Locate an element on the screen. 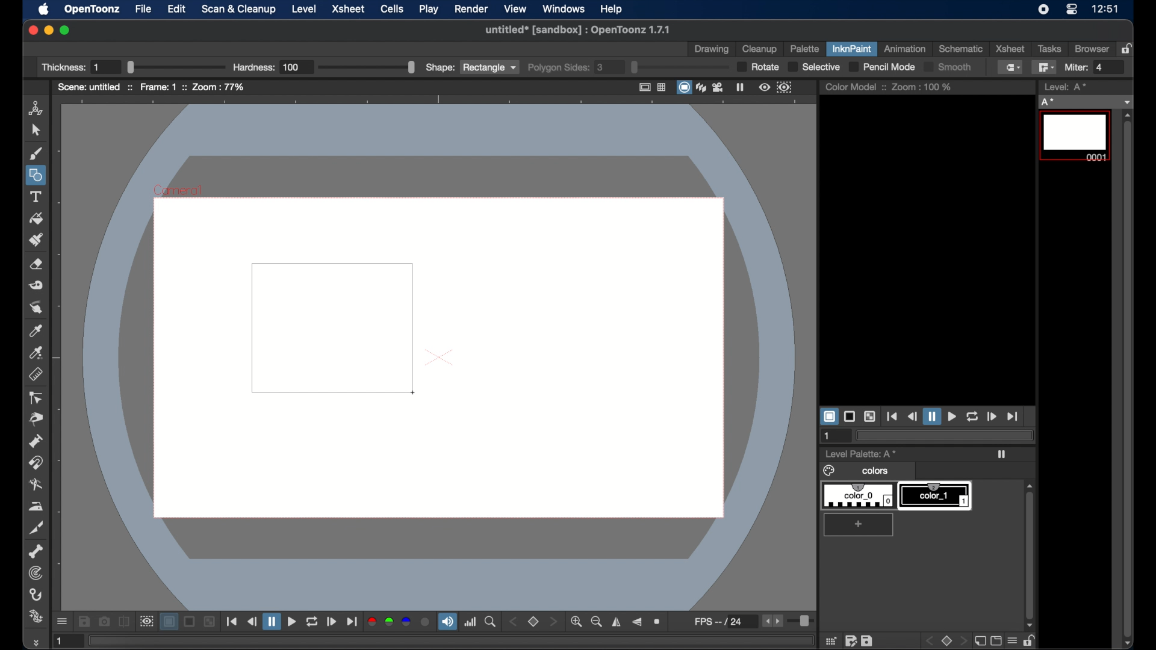 This screenshot has height=650, width=1156. volume is located at coordinates (447, 621).